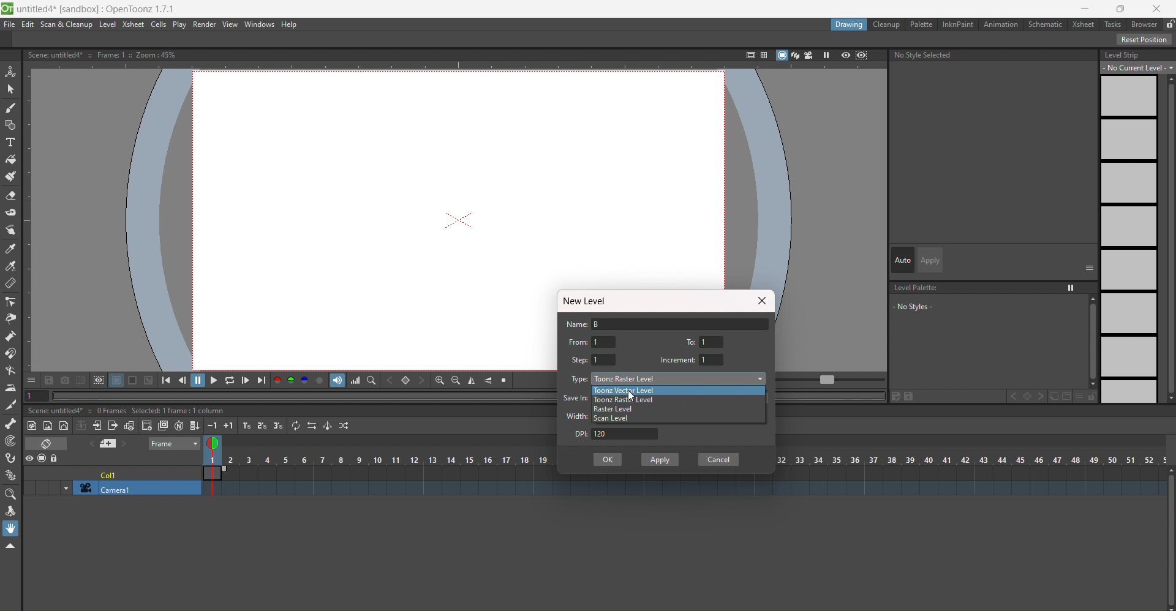  What do you see at coordinates (133, 489) in the screenshot?
I see `camera1` at bounding box center [133, 489].